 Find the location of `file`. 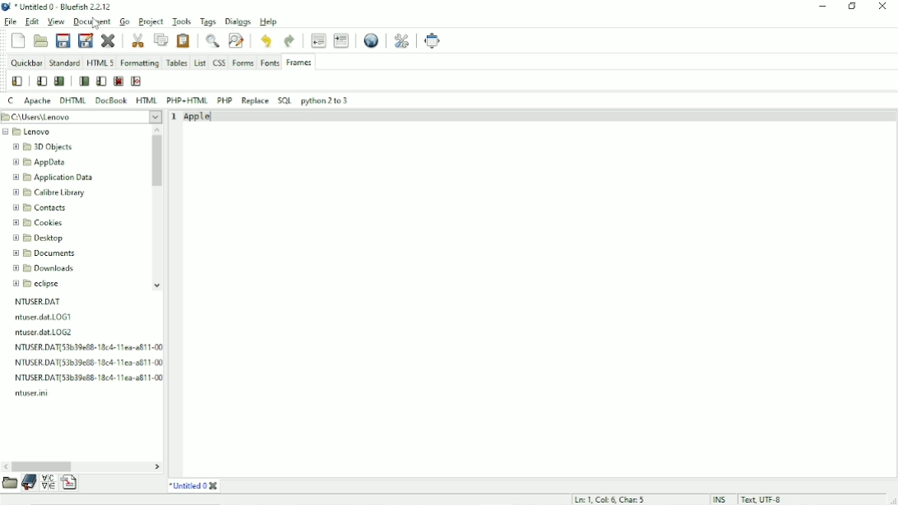

file is located at coordinates (88, 378).